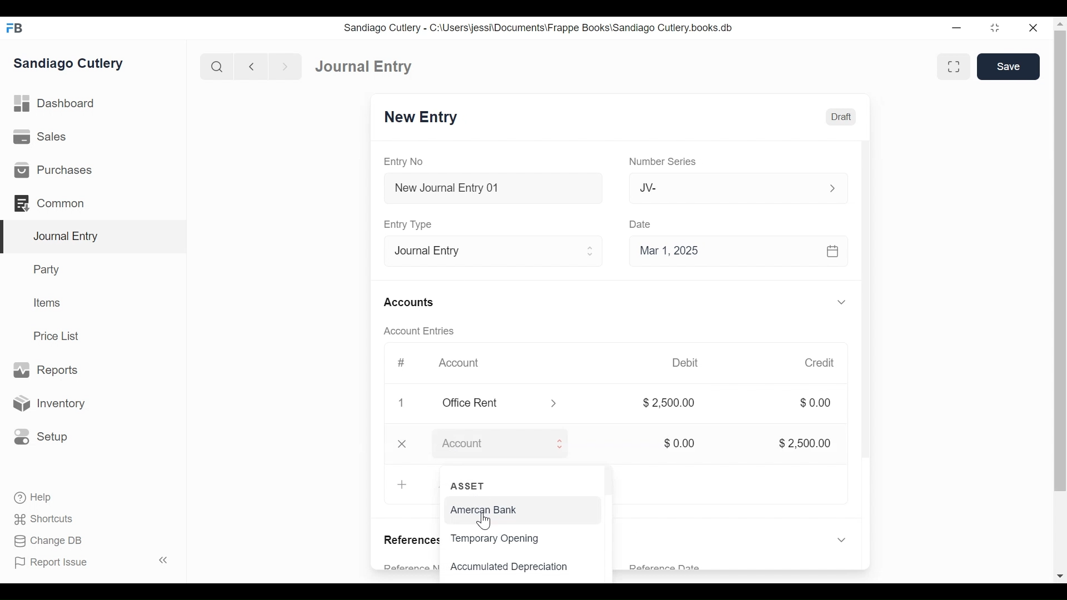  Describe the element at coordinates (38, 519) in the screenshot. I see `Shortcuts` at that location.